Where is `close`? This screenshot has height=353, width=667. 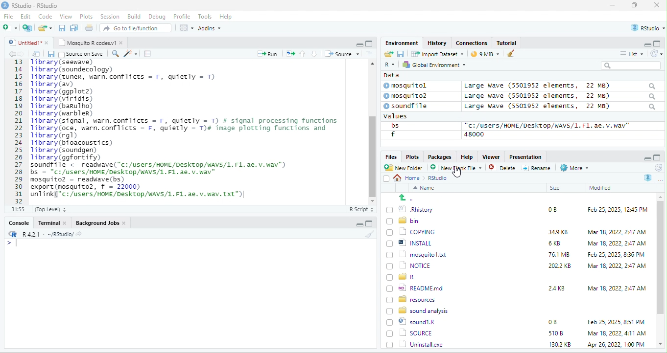
close is located at coordinates (657, 6).